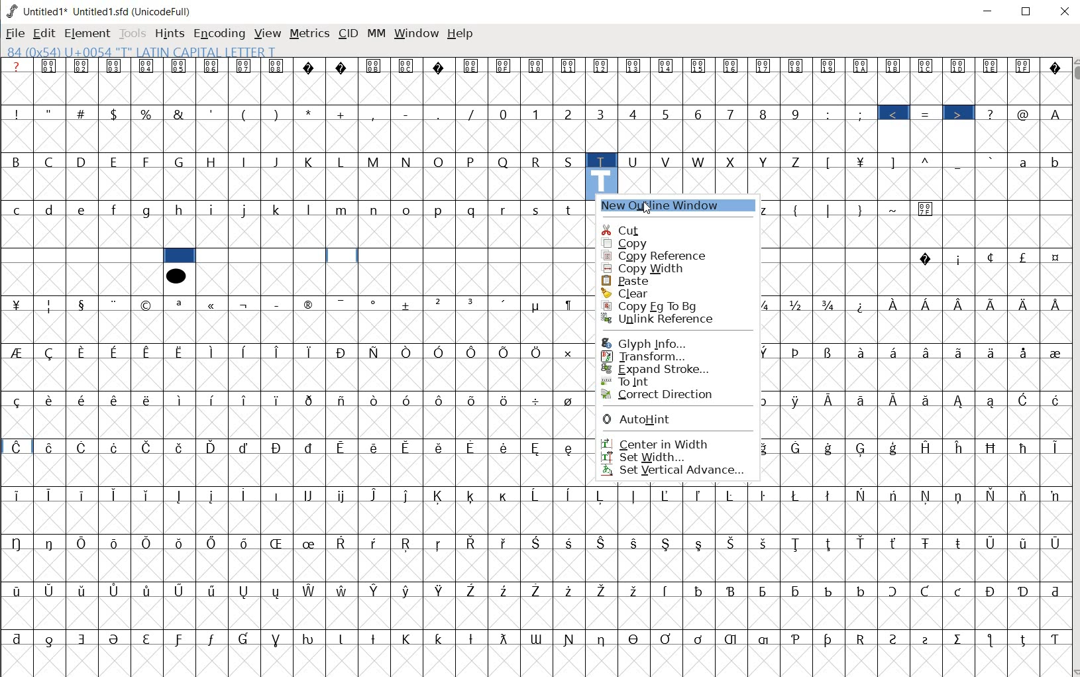  What do you see at coordinates (896, 161) in the screenshot?
I see `]` at bounding box center [896, 161].